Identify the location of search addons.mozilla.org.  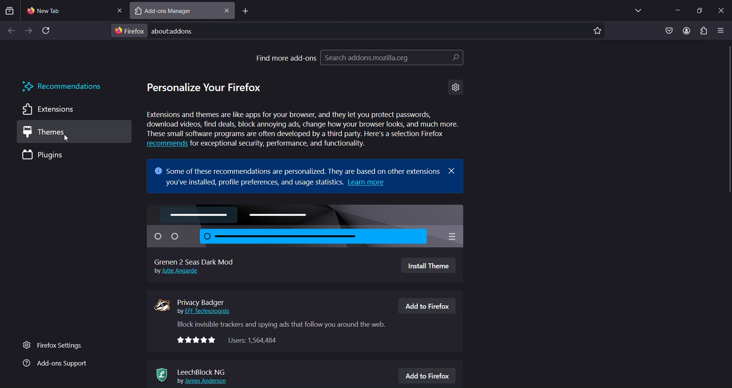
(392, 57).